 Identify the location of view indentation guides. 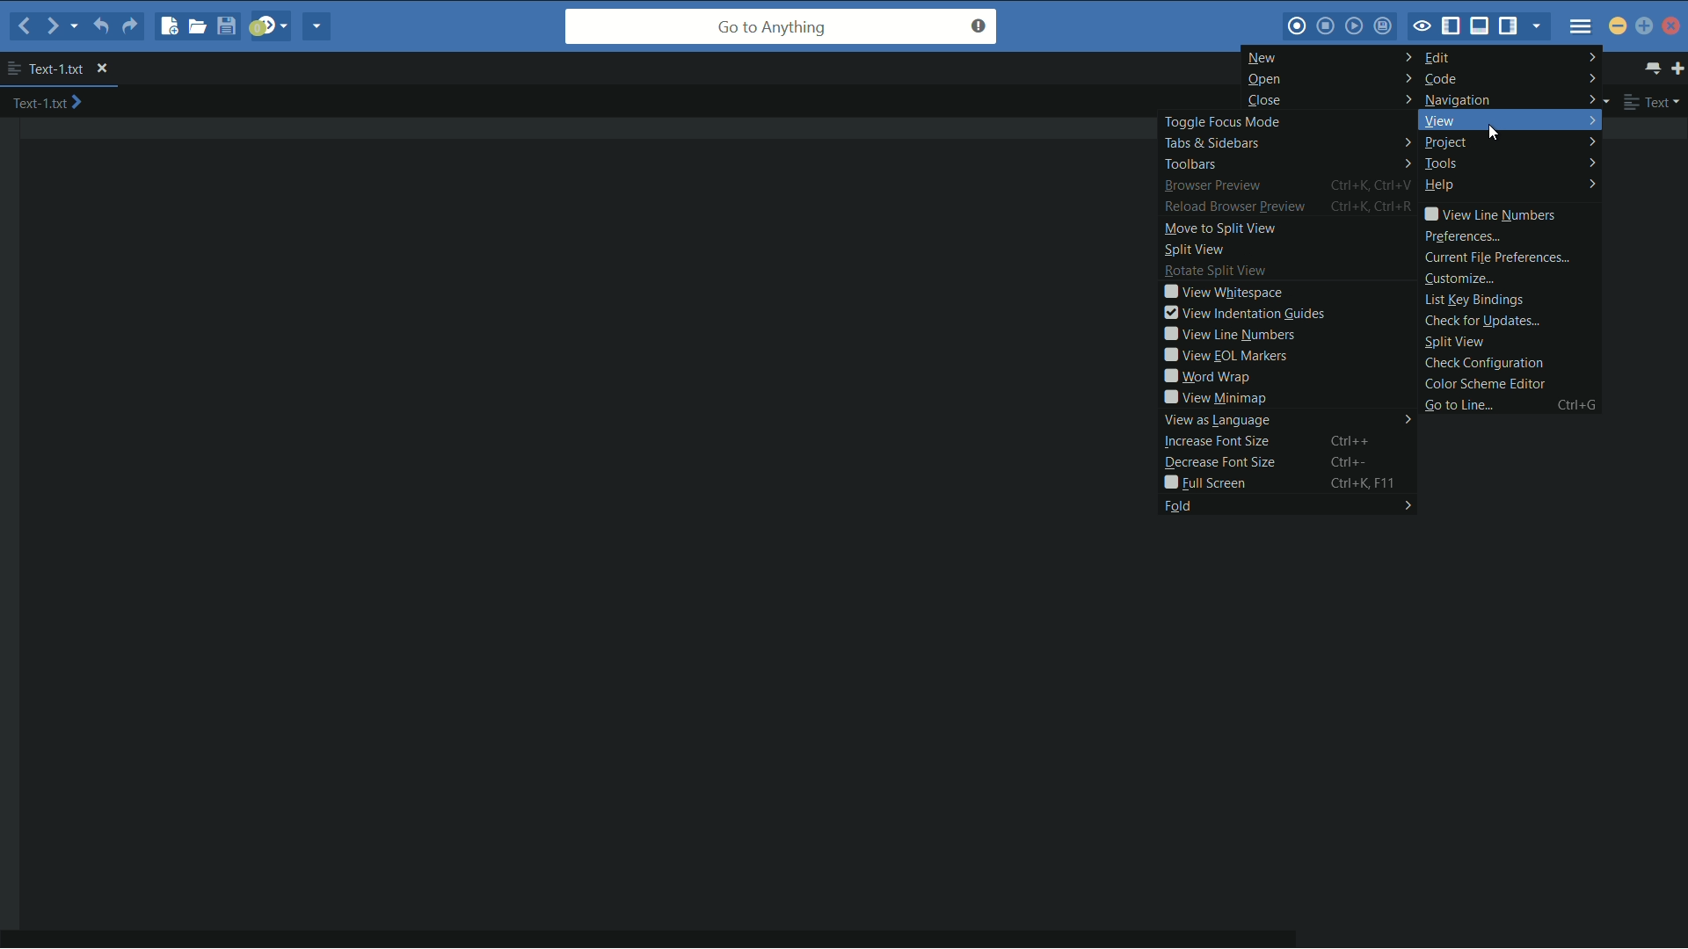
(1241, 315).